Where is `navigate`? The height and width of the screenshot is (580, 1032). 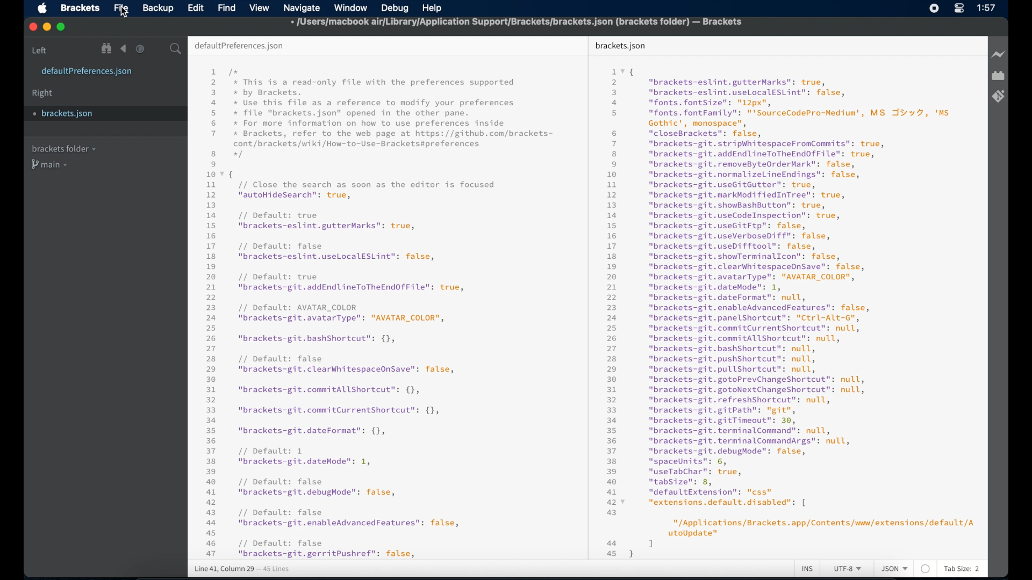 navigate is located at coordinates (300, 8).